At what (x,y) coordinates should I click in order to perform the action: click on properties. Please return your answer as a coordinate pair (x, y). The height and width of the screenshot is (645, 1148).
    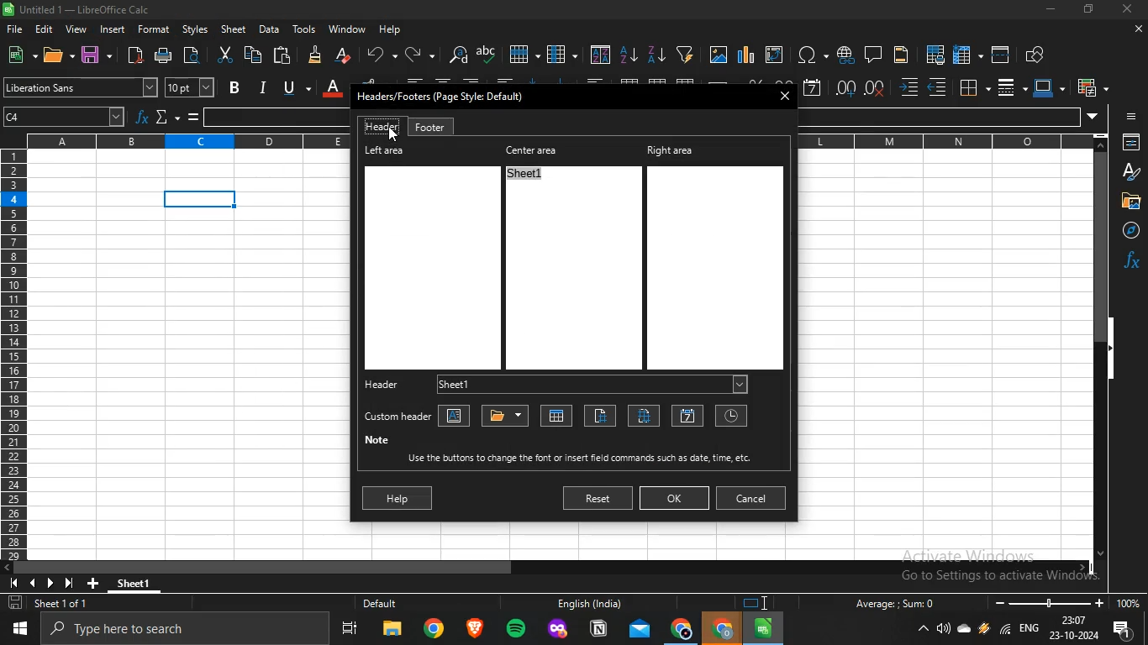
    Looking at the image, I should click on (1129, 143).